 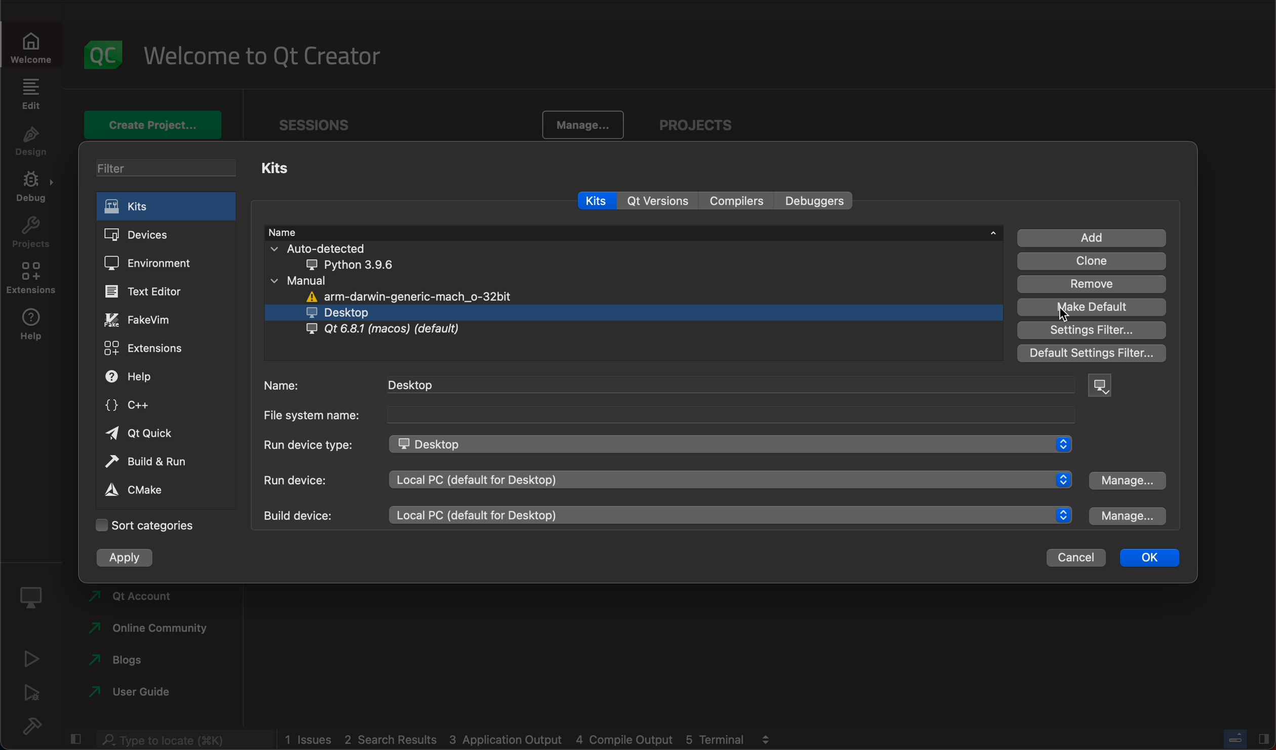 I want to click on debuggers, so click(x=815, y=200).